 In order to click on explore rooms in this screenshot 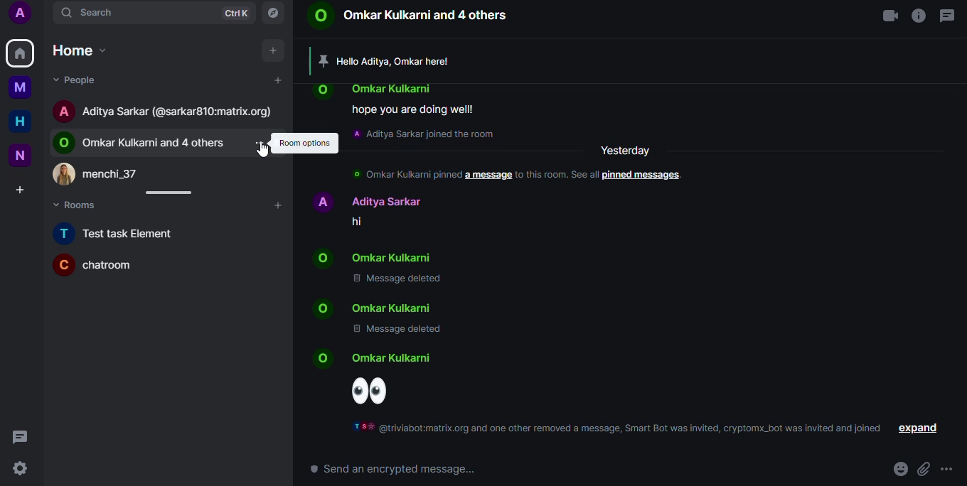, I will do `click(273, 13)`.